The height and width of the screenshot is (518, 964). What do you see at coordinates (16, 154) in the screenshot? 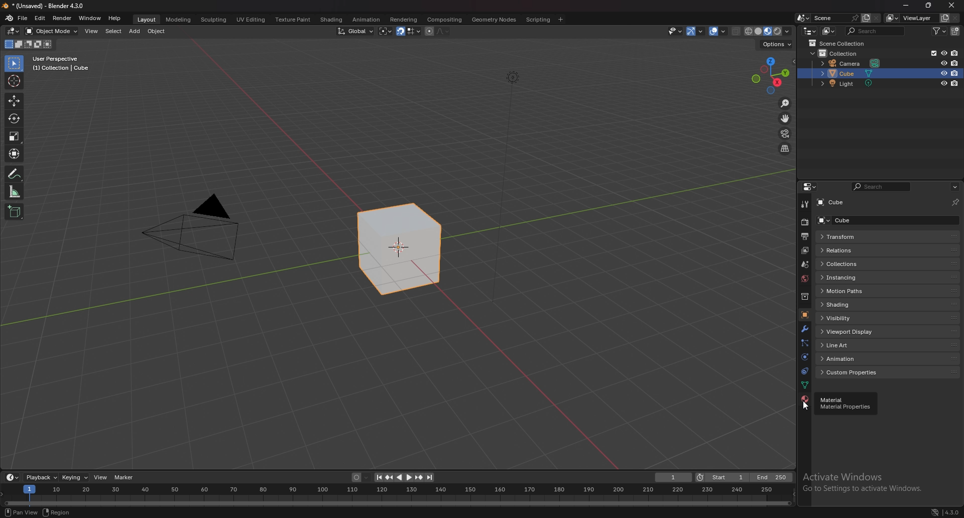
I see `transform` at bounding box center [16, 154].